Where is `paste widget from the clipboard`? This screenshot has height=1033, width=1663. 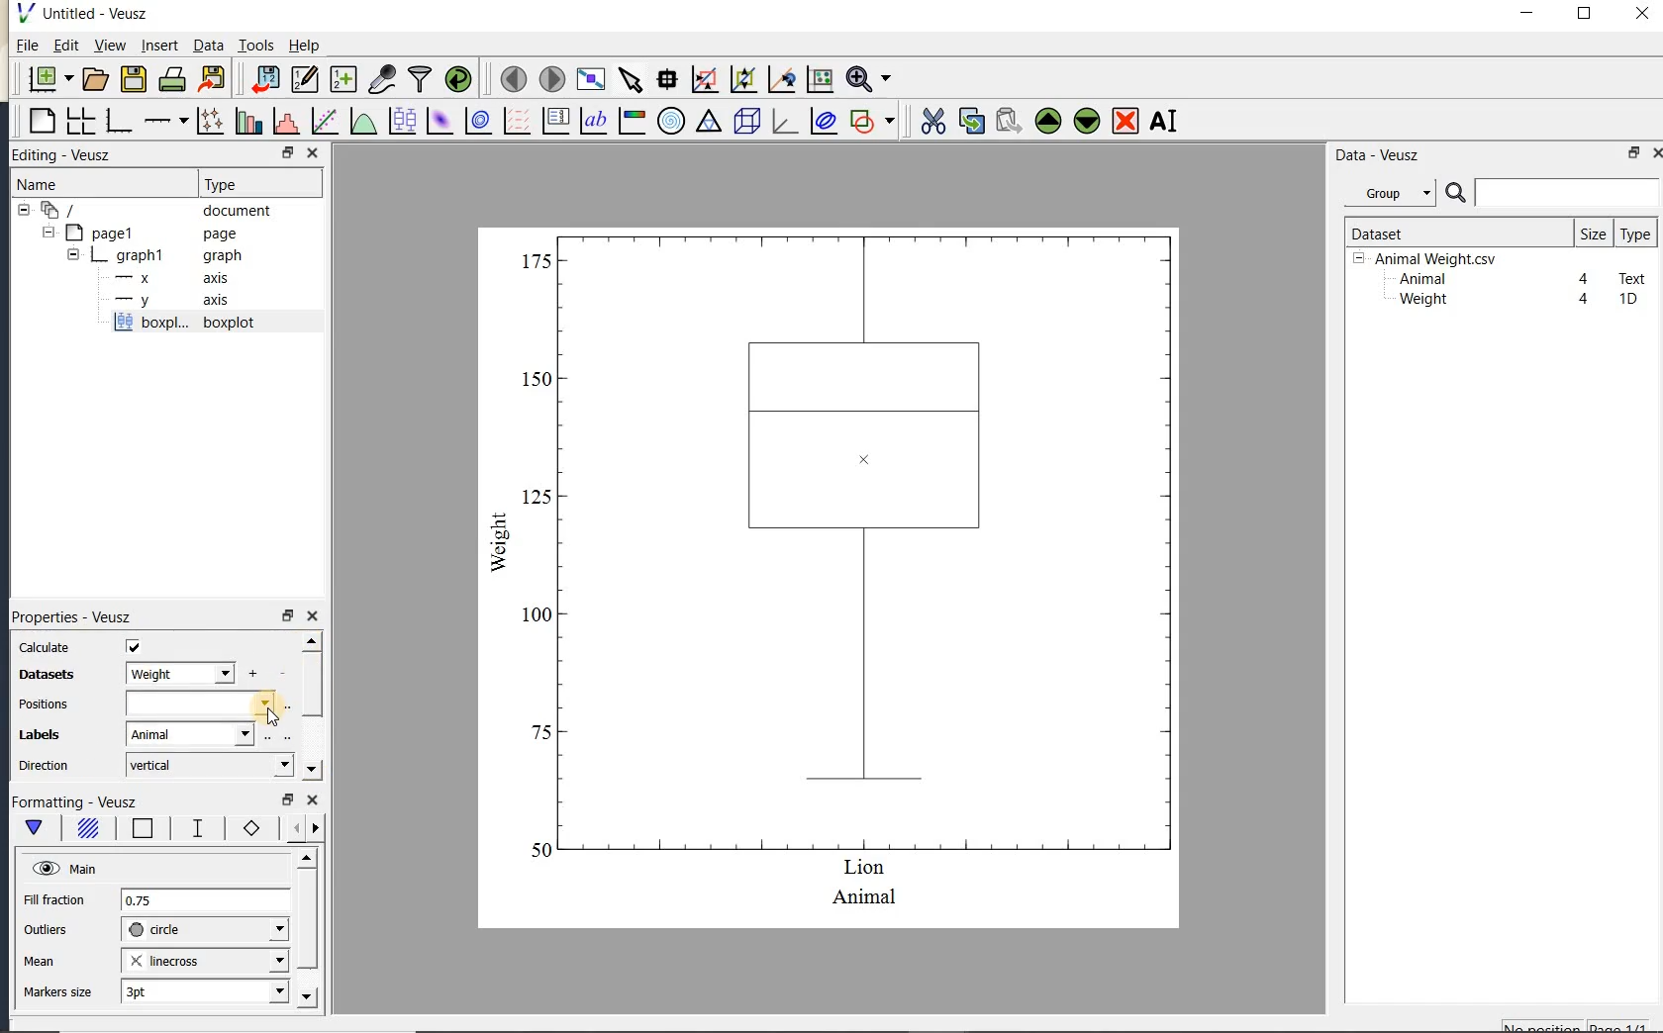 paste widget from the clipboard is located at coordinates (1009, 123).